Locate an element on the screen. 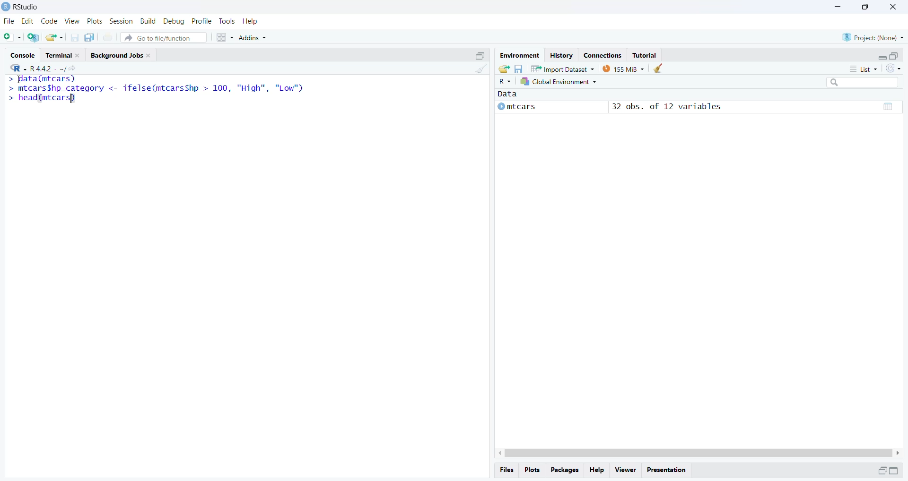 This screenshot has height=481, width=908. Go to file/function is located at coordinates (165, 37).